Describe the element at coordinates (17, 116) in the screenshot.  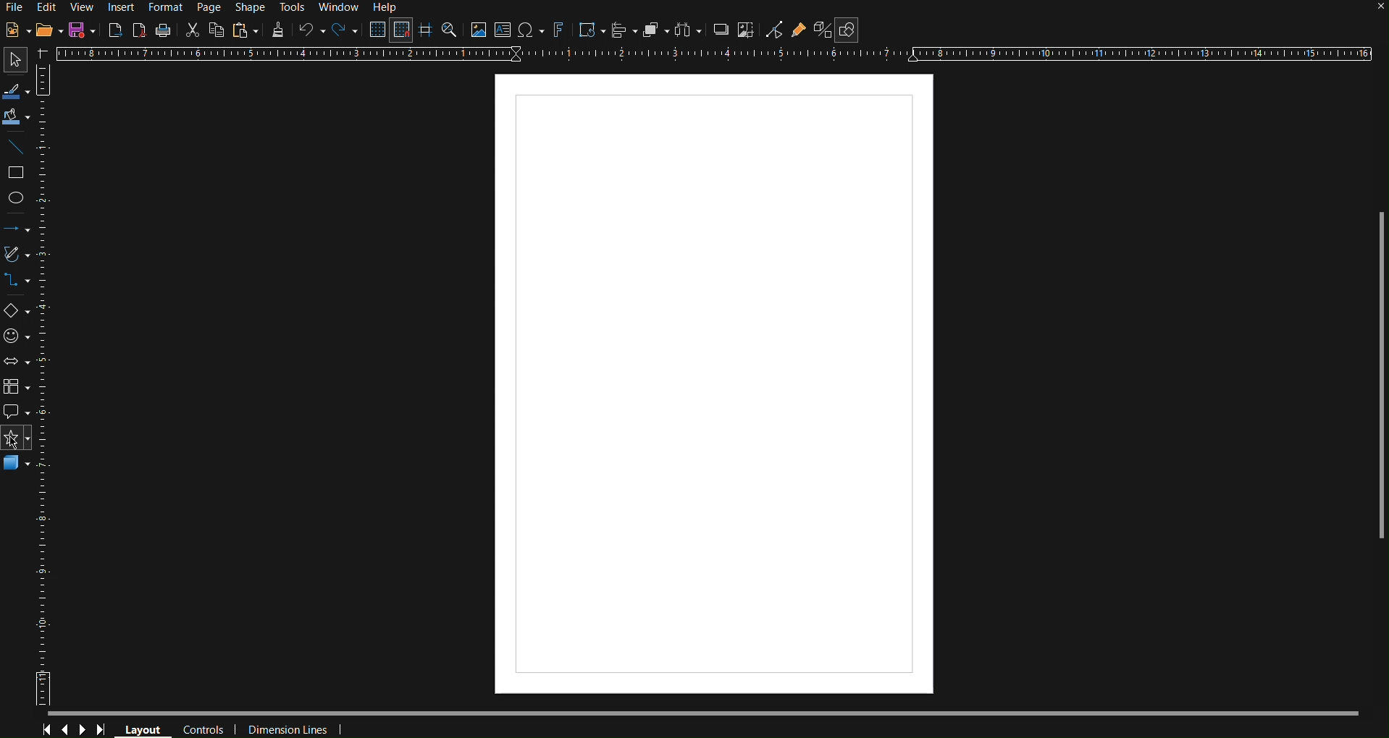
I see `Fill Color` at that location.